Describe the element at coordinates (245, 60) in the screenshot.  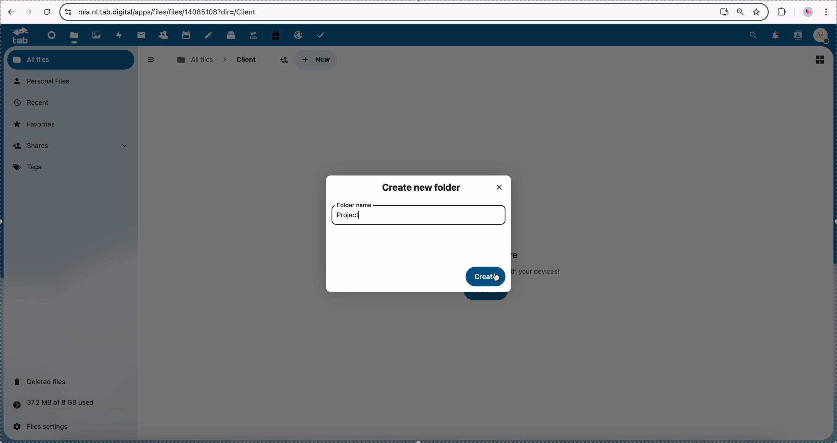
I see `client` at that location.